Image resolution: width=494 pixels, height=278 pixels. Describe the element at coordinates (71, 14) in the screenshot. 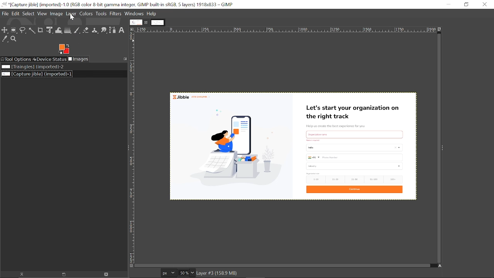

I see `Layer` at that location.